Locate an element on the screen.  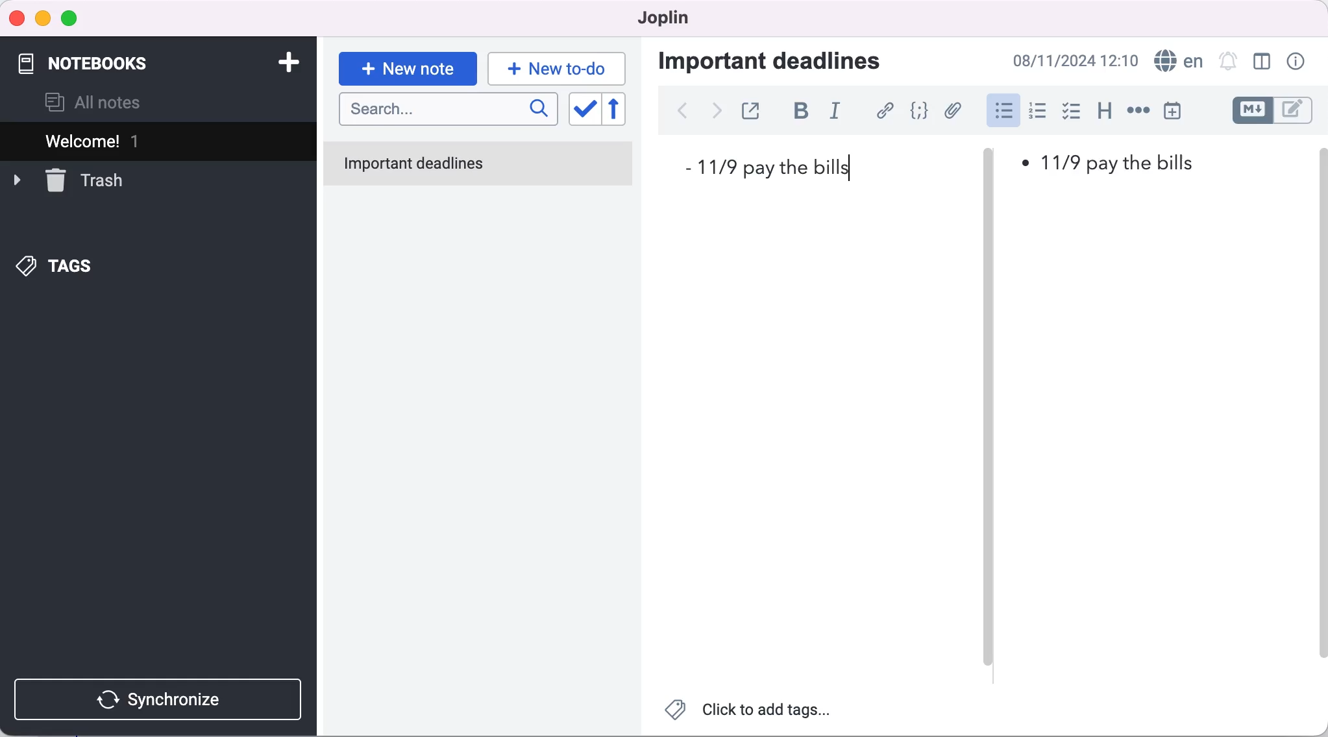
toggle sort order field is located at coordinates (584, 112).